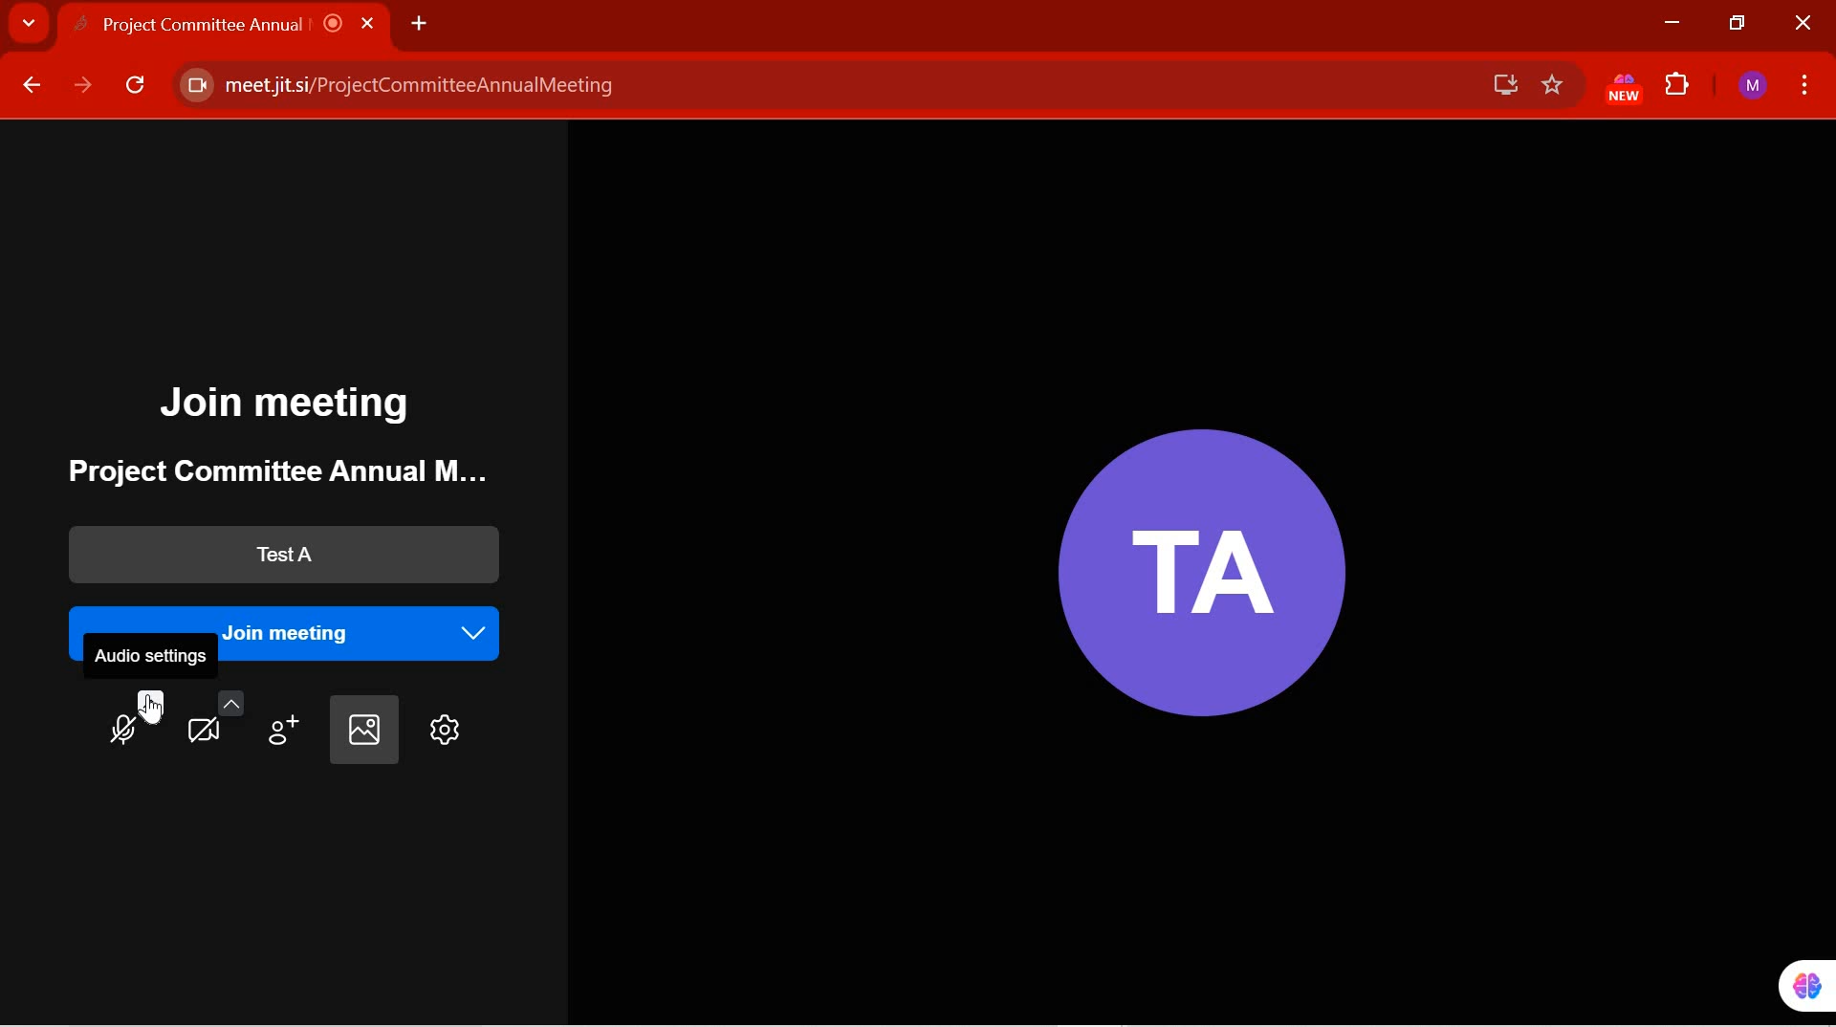 Image resolution: width=1836 pixels, height=1027 pixels. Describe the element at coordinates (241, 24) in the screenshot. I see `Project Committee Annual |` at that location.